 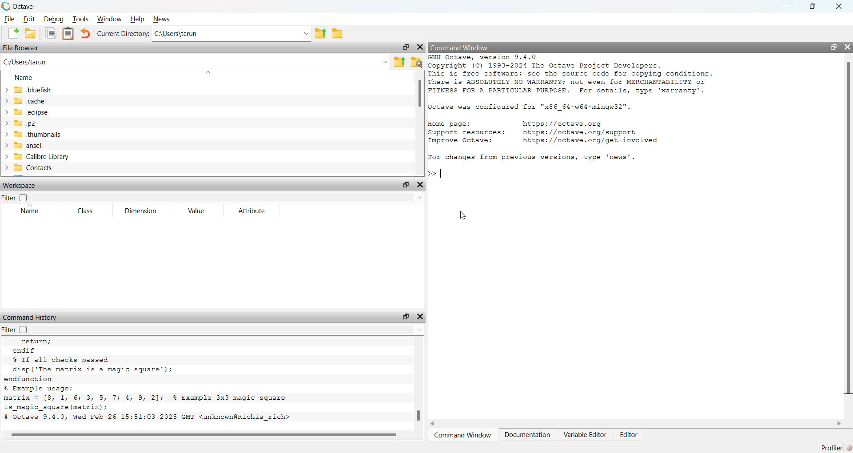 What do you see at coordinates (465, 182) in the screenshot?
I see `Cursor` at bounding box center [465, 182].